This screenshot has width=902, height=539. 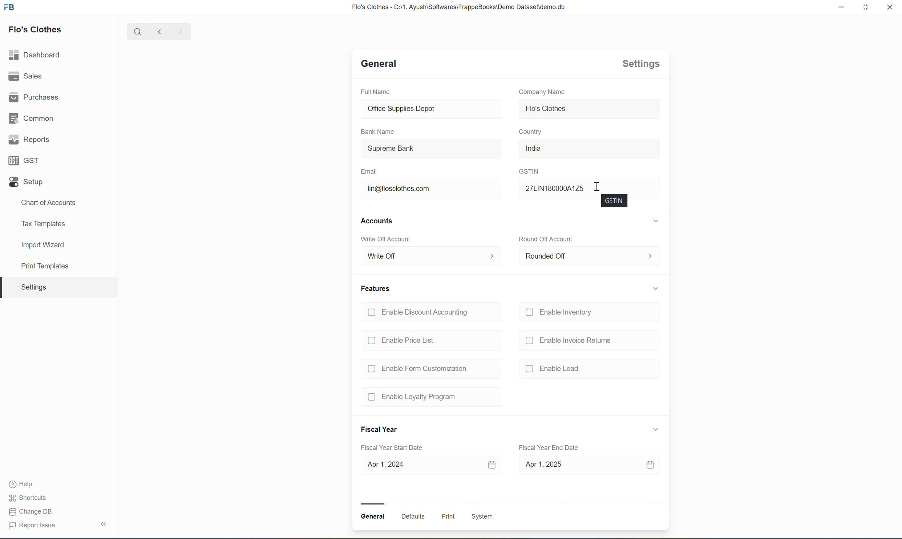 I want to click on Apr 1, 2025, so click(x=571, y=465).